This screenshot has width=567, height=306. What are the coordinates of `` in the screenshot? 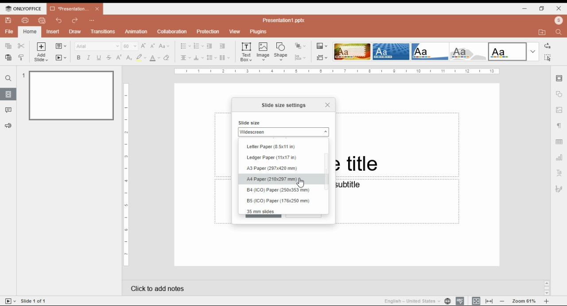 It's located at (560, 189).